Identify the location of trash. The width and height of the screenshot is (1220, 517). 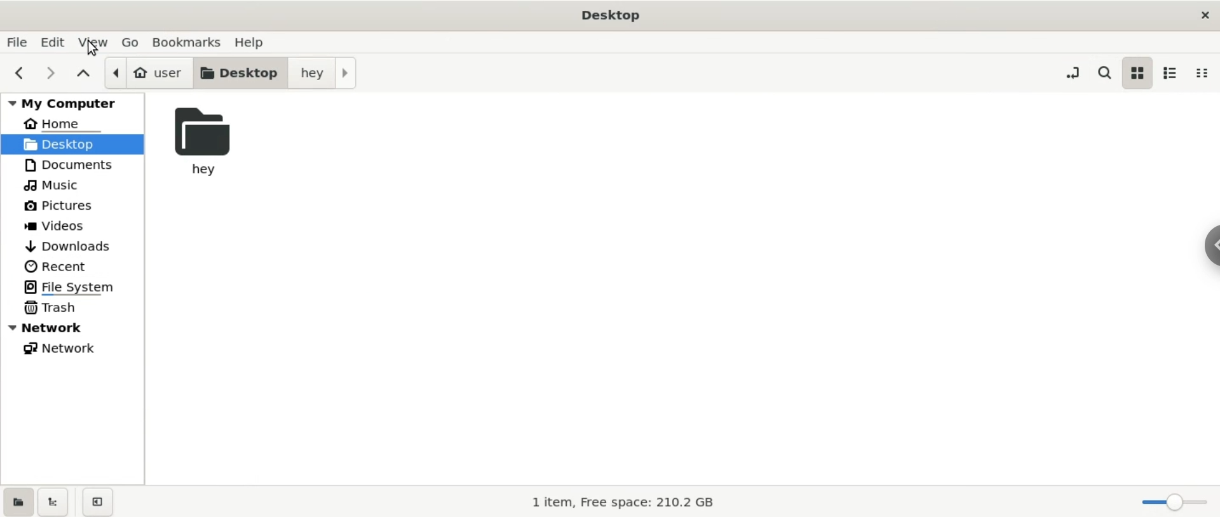
(78, 309).